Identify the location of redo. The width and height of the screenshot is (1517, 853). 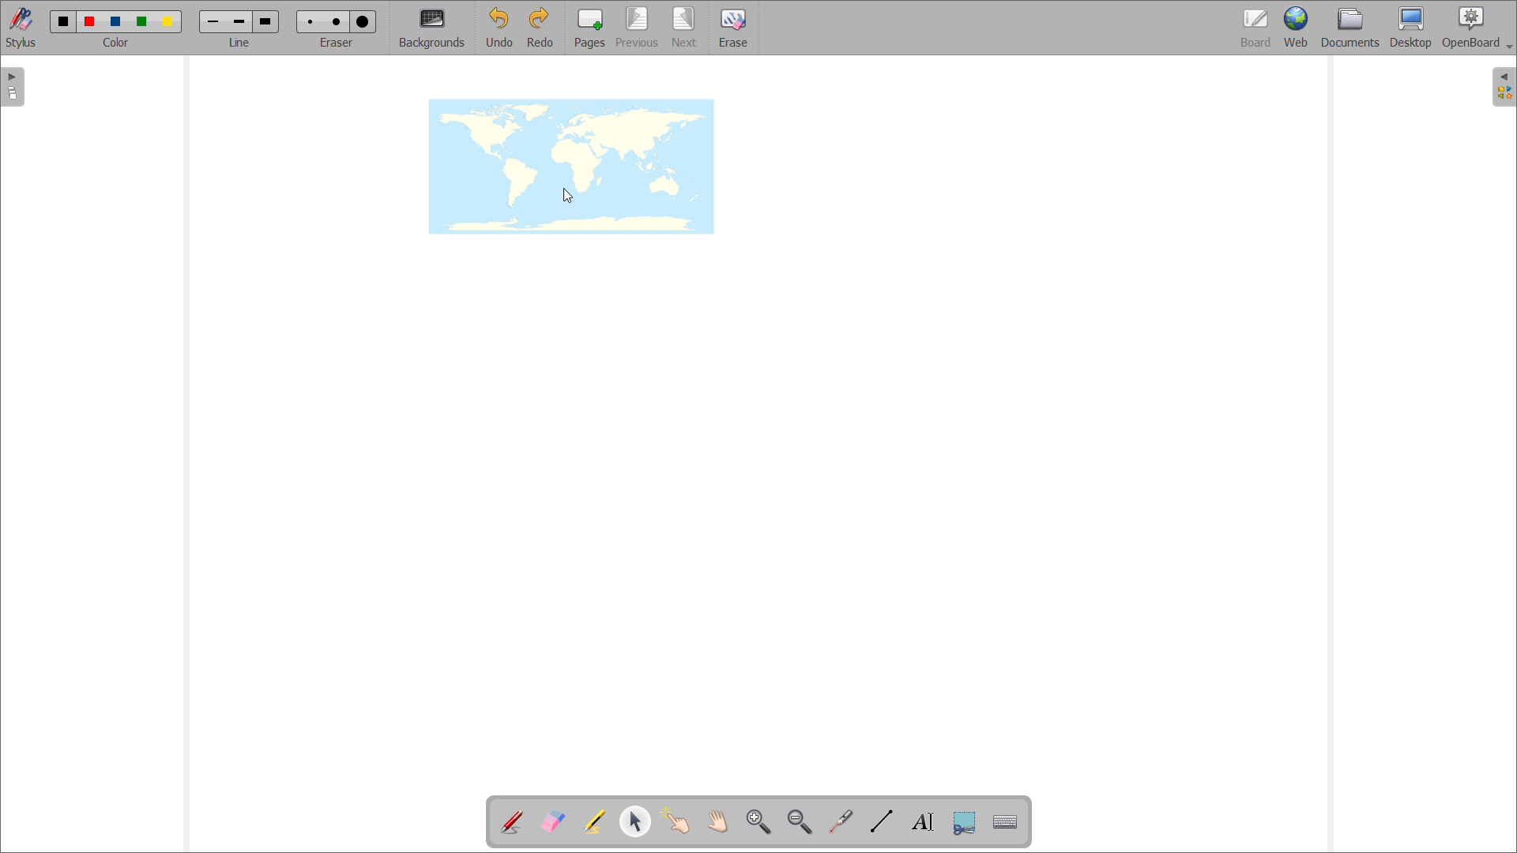
(540, 27).